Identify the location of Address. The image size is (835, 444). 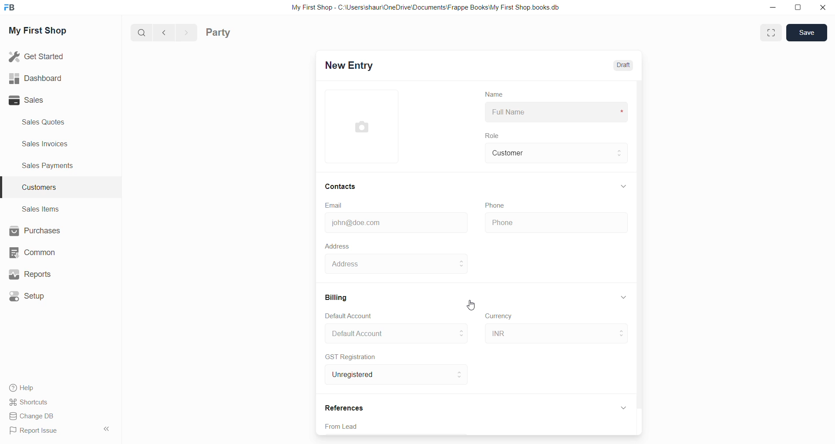
(337, 246).